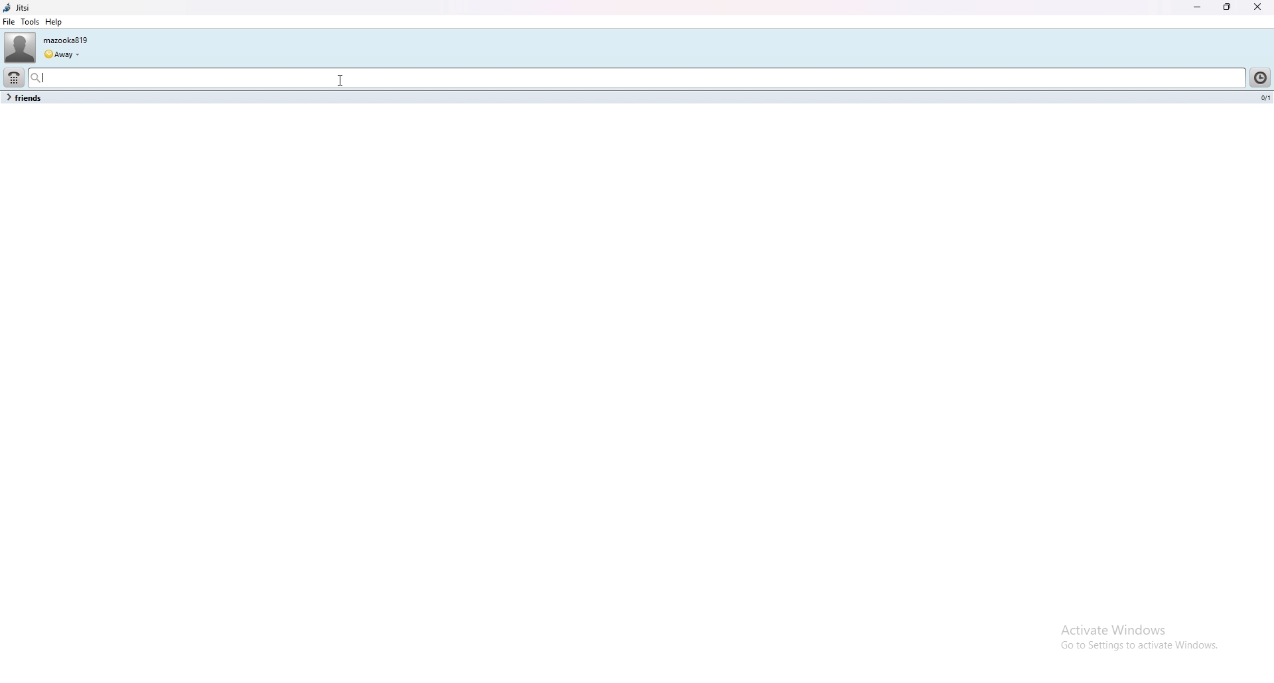  I want to click on dialpad, so click(13, 78).